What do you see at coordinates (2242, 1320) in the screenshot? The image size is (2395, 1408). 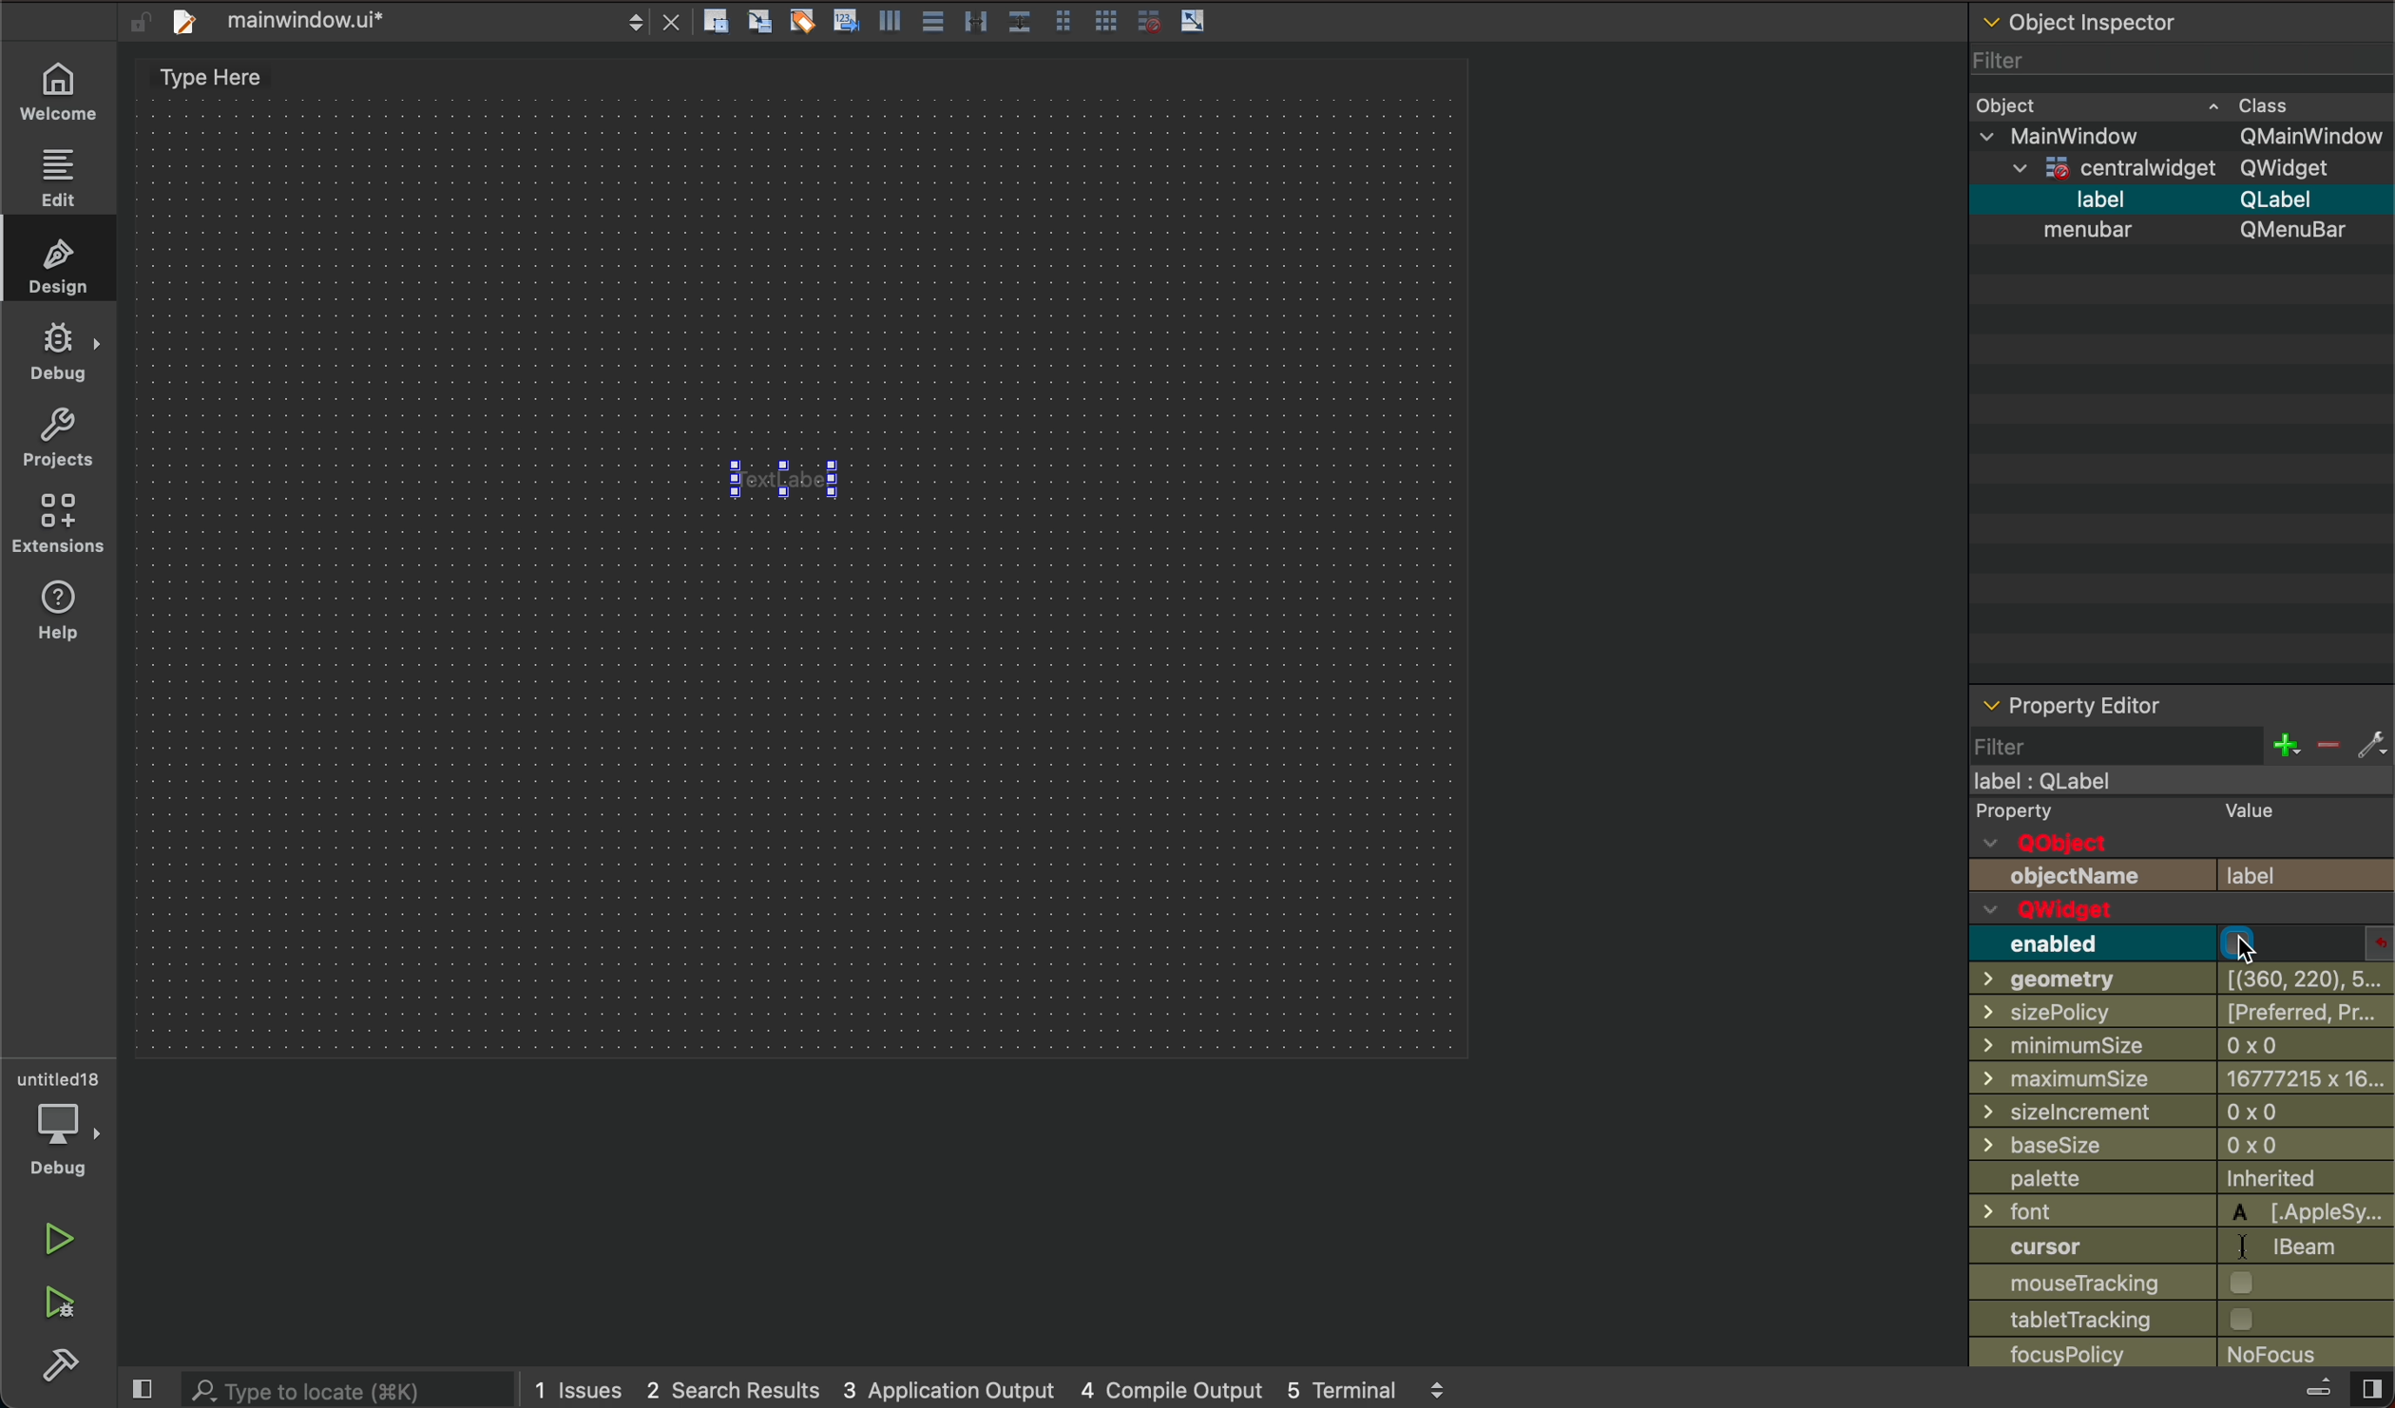 I see `checkbox` at bounding box center [2242, 1320].